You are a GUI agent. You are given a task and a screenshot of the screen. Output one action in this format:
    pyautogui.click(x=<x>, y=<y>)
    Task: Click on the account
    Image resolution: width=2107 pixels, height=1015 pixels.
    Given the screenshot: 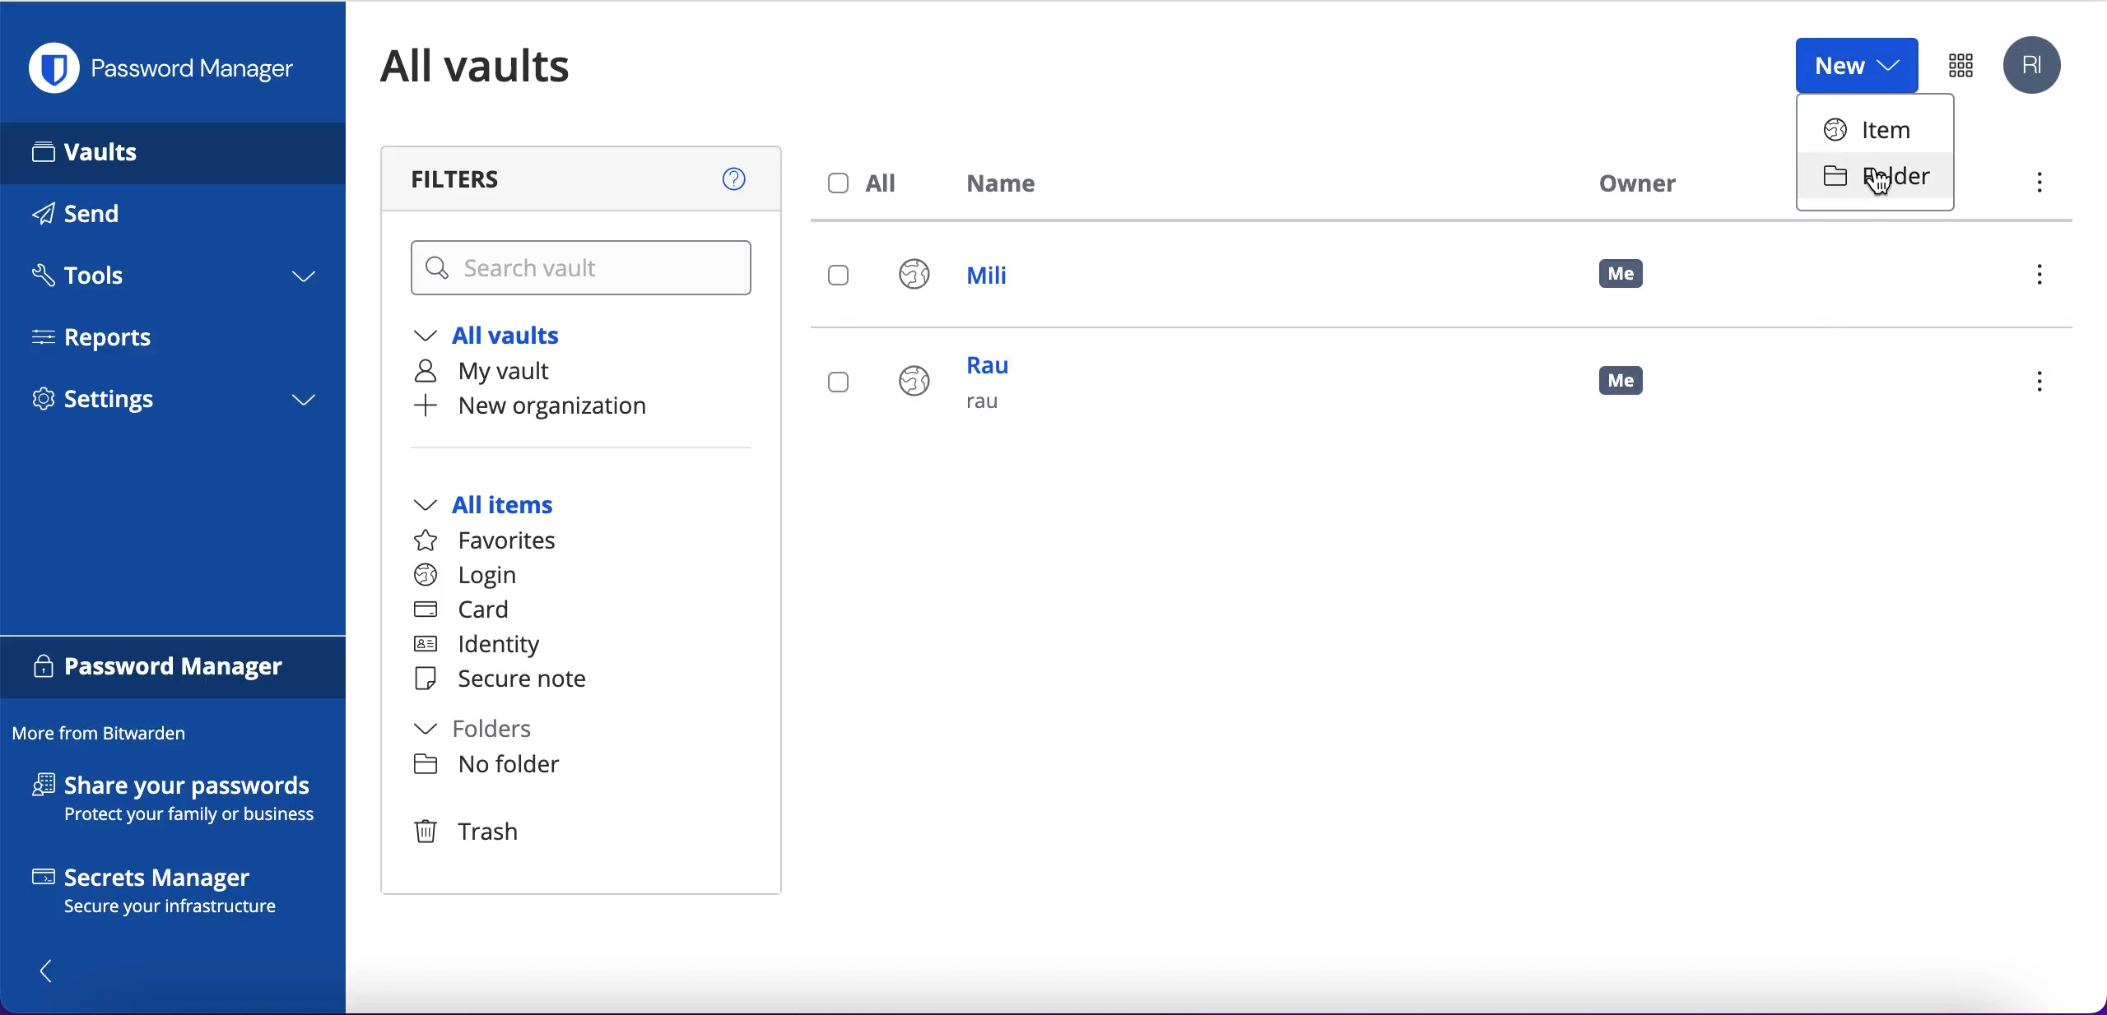 What is the action you would take?
    pyautogui.click(x=2036, y=67)
    